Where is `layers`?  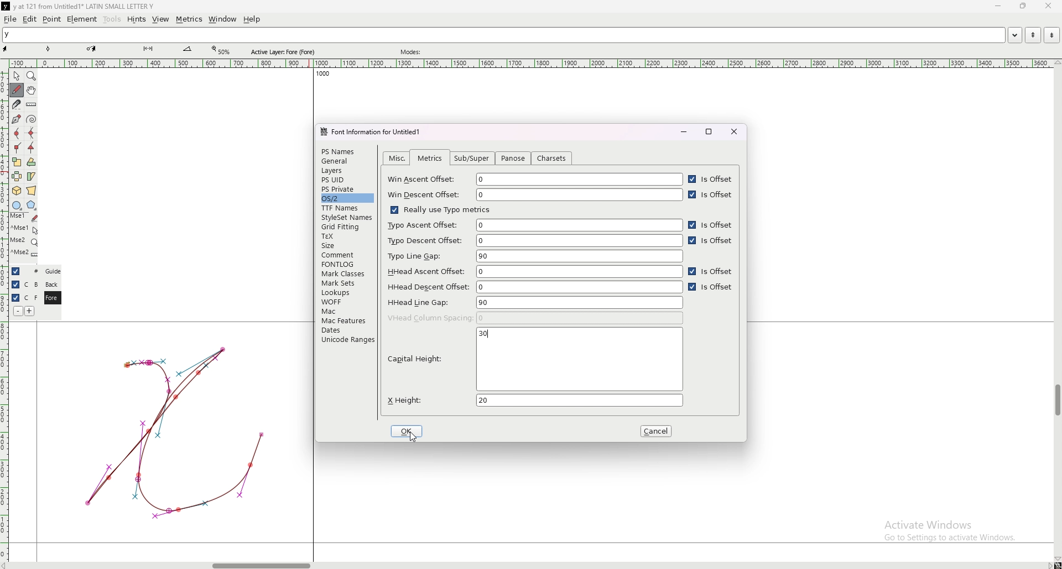
layers is located at coordinates (346, 171).